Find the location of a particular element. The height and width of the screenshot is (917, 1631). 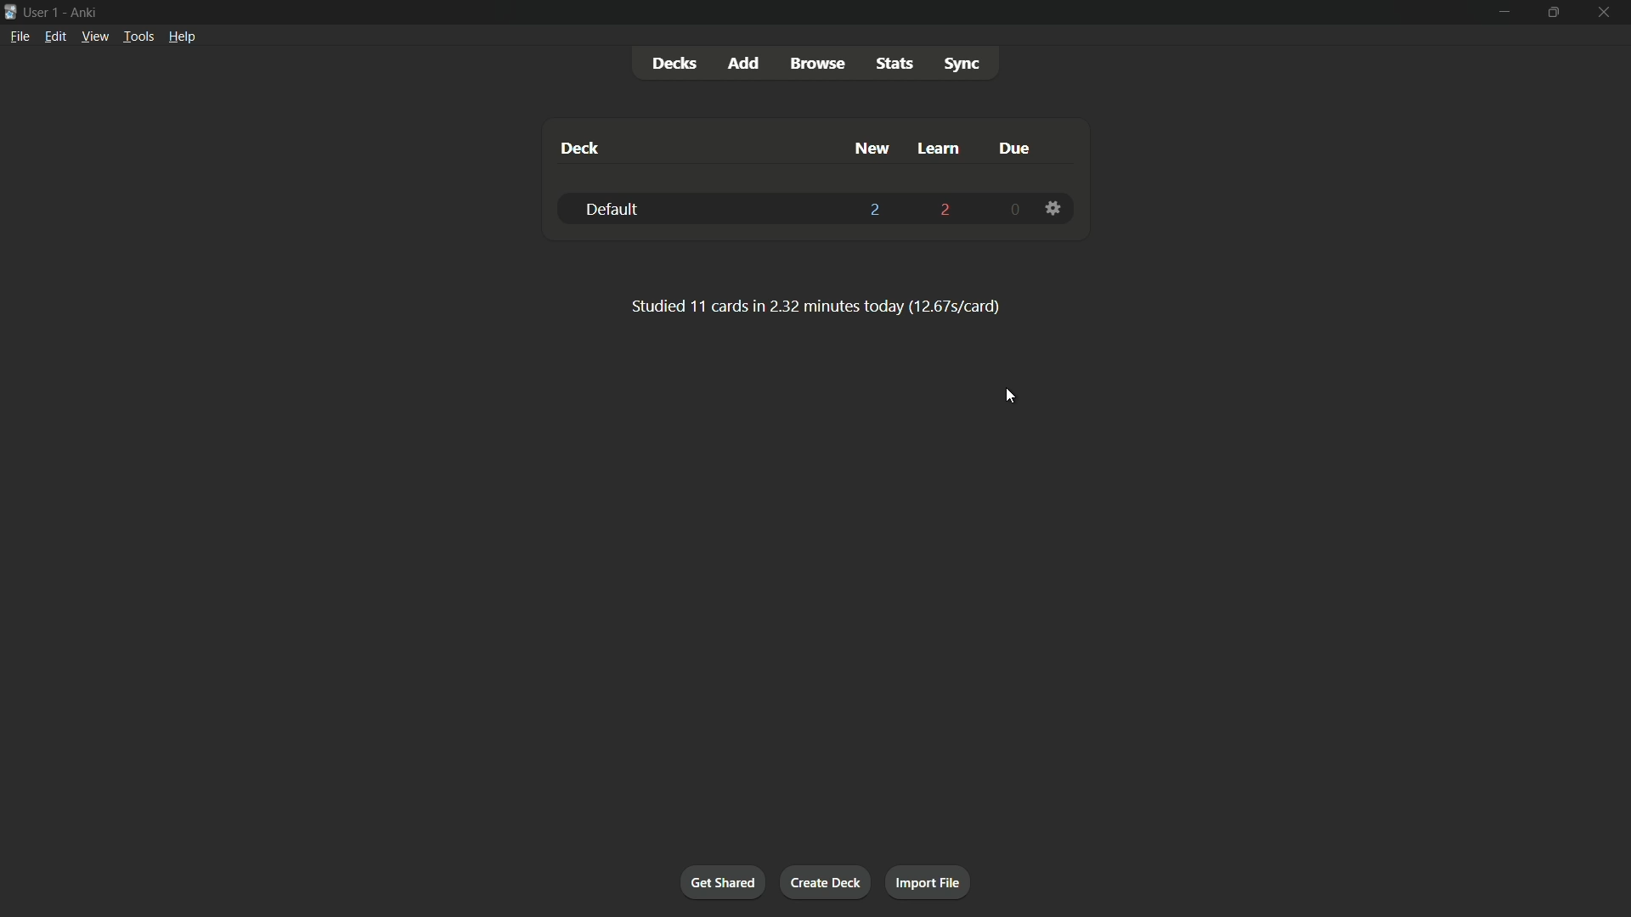

Studied 11 cards in 2.32 minutes today (12.67s/card) is located at coordinates (811, 309).